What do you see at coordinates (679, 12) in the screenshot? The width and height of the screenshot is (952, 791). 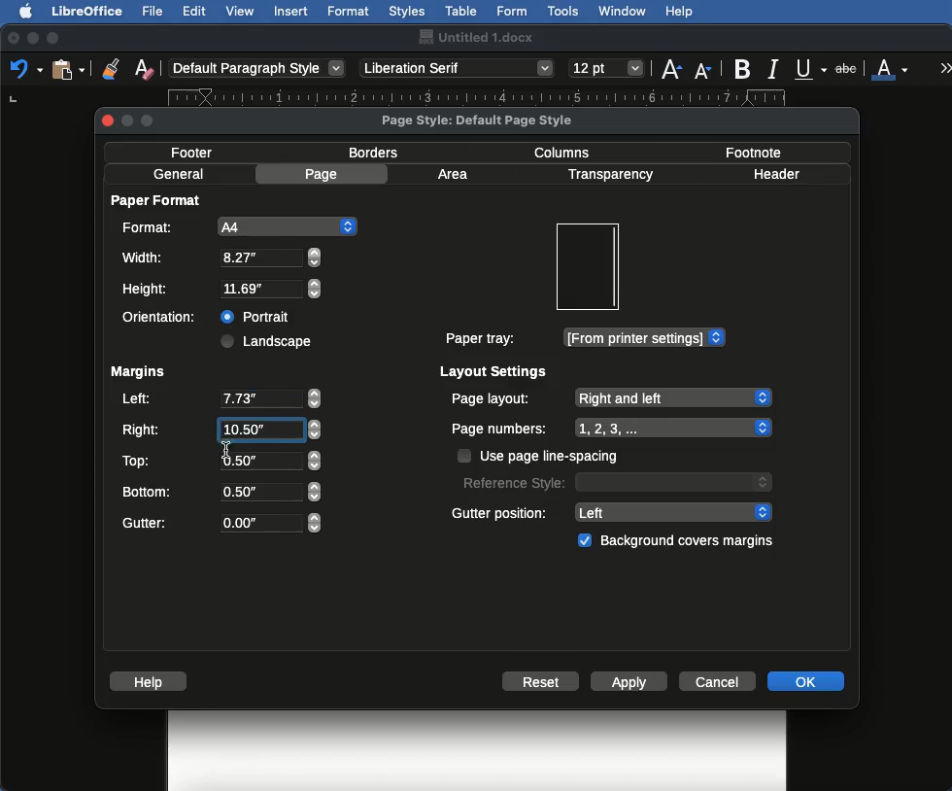 I see `Help` at bounding box center [679, 12].